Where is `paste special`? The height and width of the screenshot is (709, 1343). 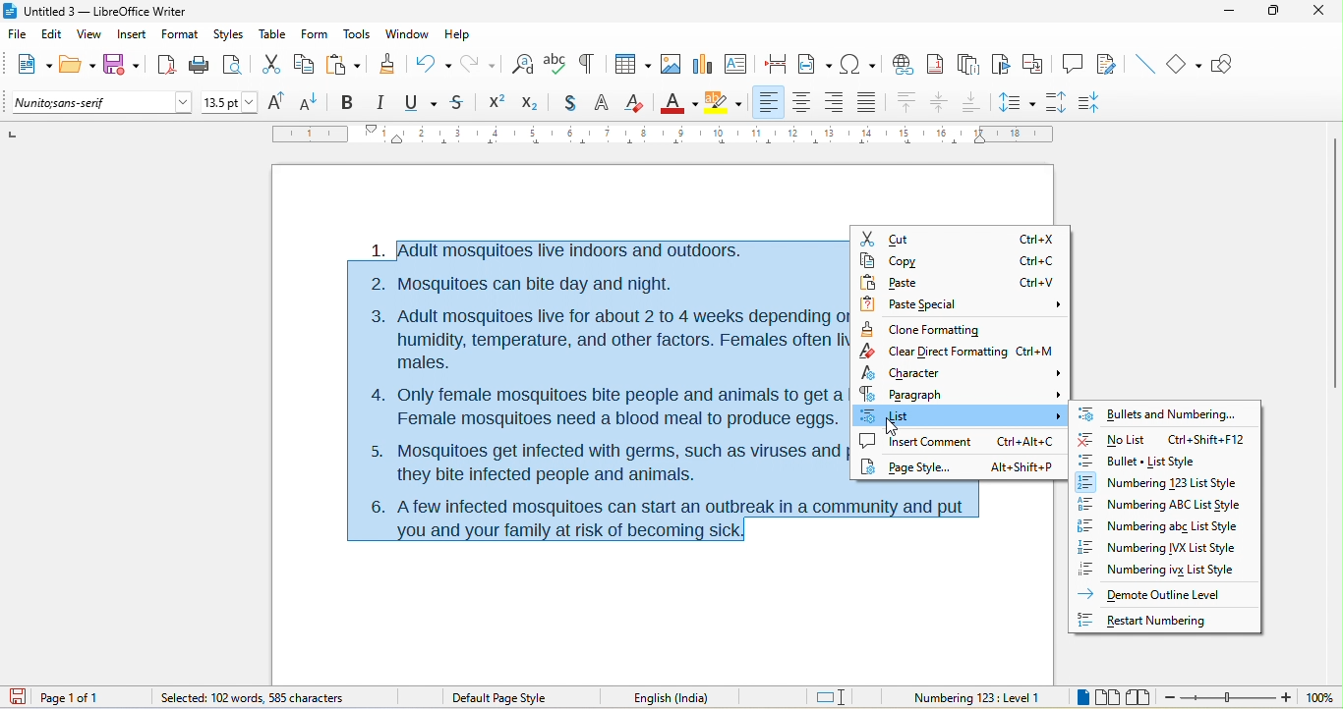 paste special is located at coordinates (963, 302).